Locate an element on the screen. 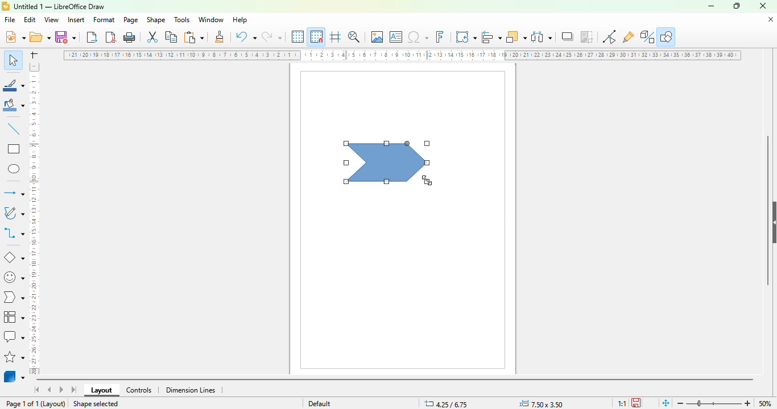  flowchart is located at coordinates (14, 317).